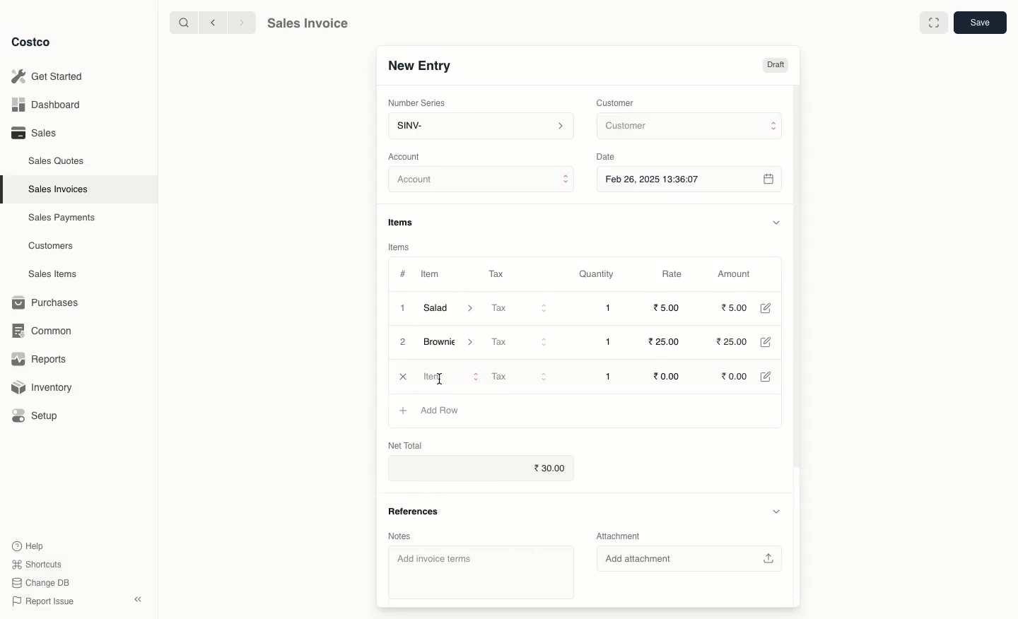  What do you see at coordinates (404, 412) in the screenshot?
I see `Add` at bounding box center [404, 412].